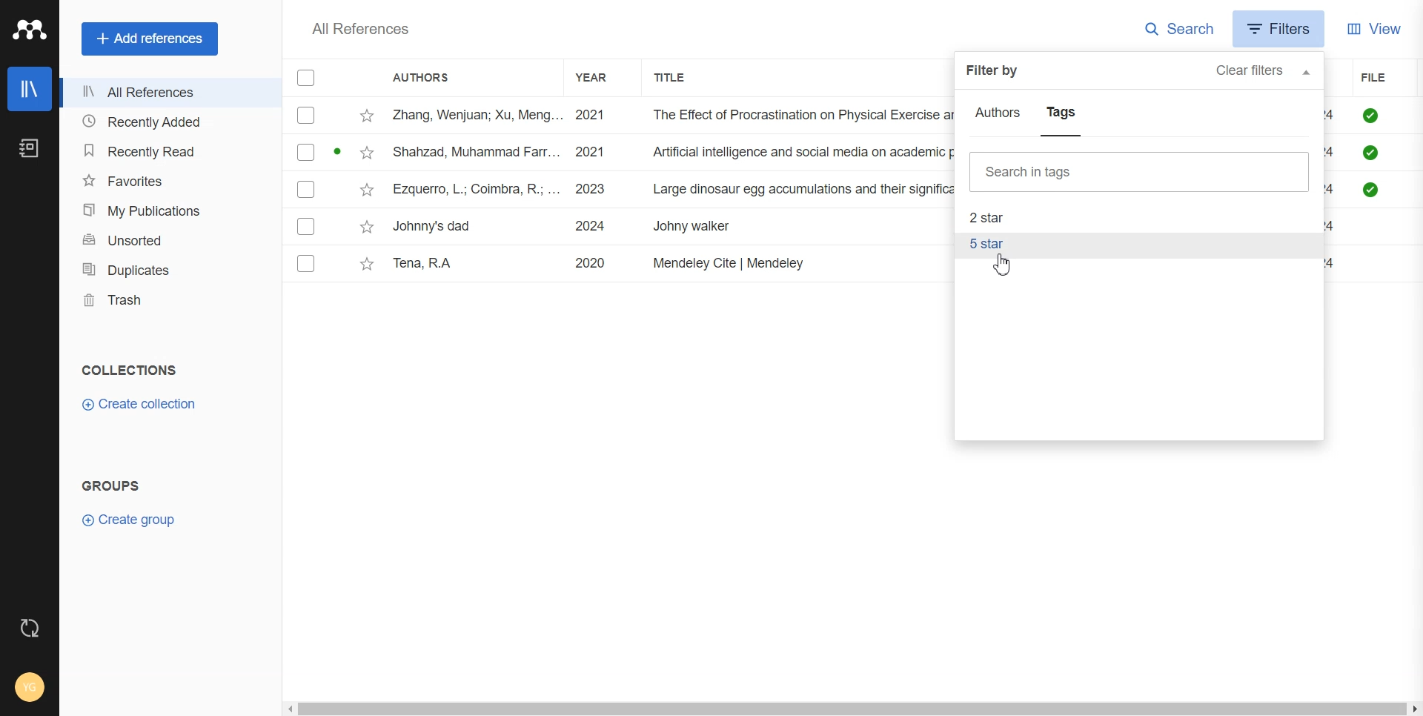  What do you see at coordinates (136, 520) in the screenshot?
I see `Create Group` at bounding box center [136, 520].